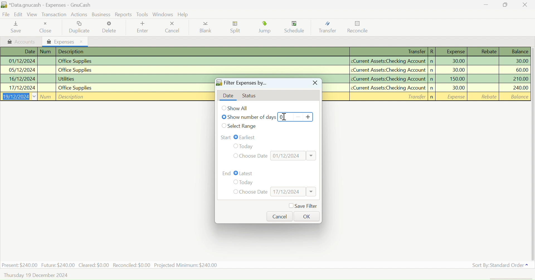 This screenshot has width=535, height=280. Describe the element at coordinates (499, 265) in the screenshot. I see `Sort By: Standard Order` at that location.